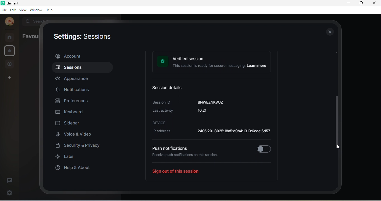  Describe the element at coordinates (75, 79) in the screenshot. I see `appearance` at that location.